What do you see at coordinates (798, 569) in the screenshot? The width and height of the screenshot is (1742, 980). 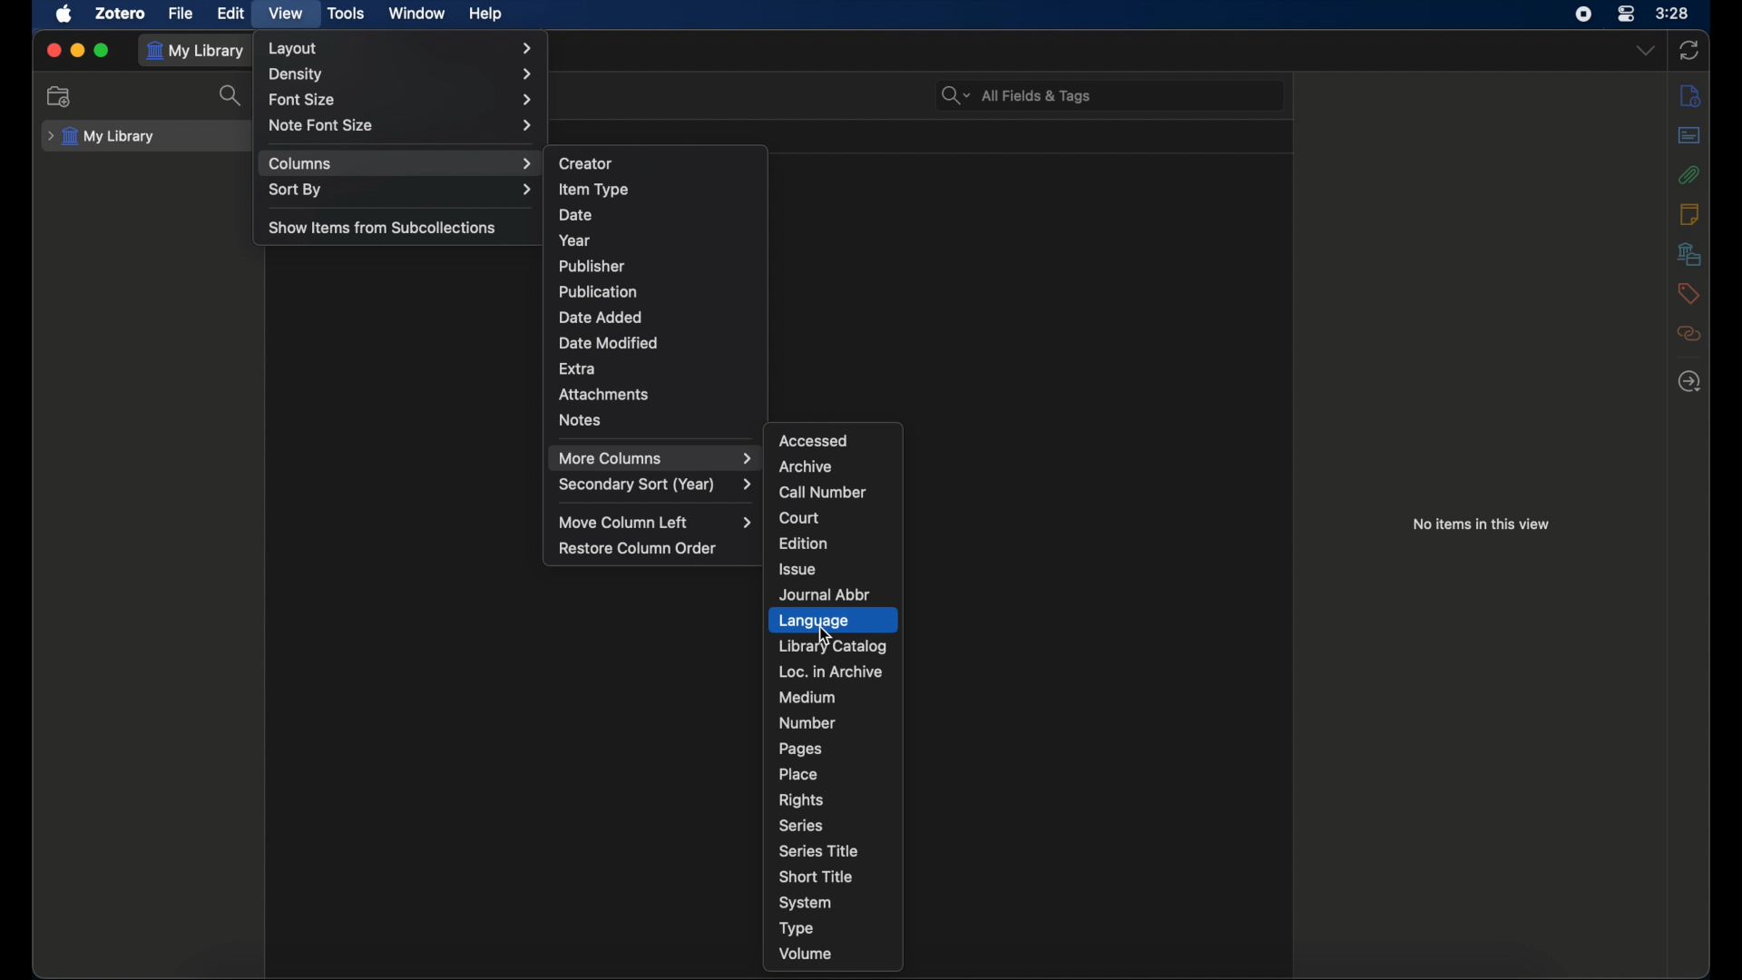 I see `issue` at bounding box center [798, 569].